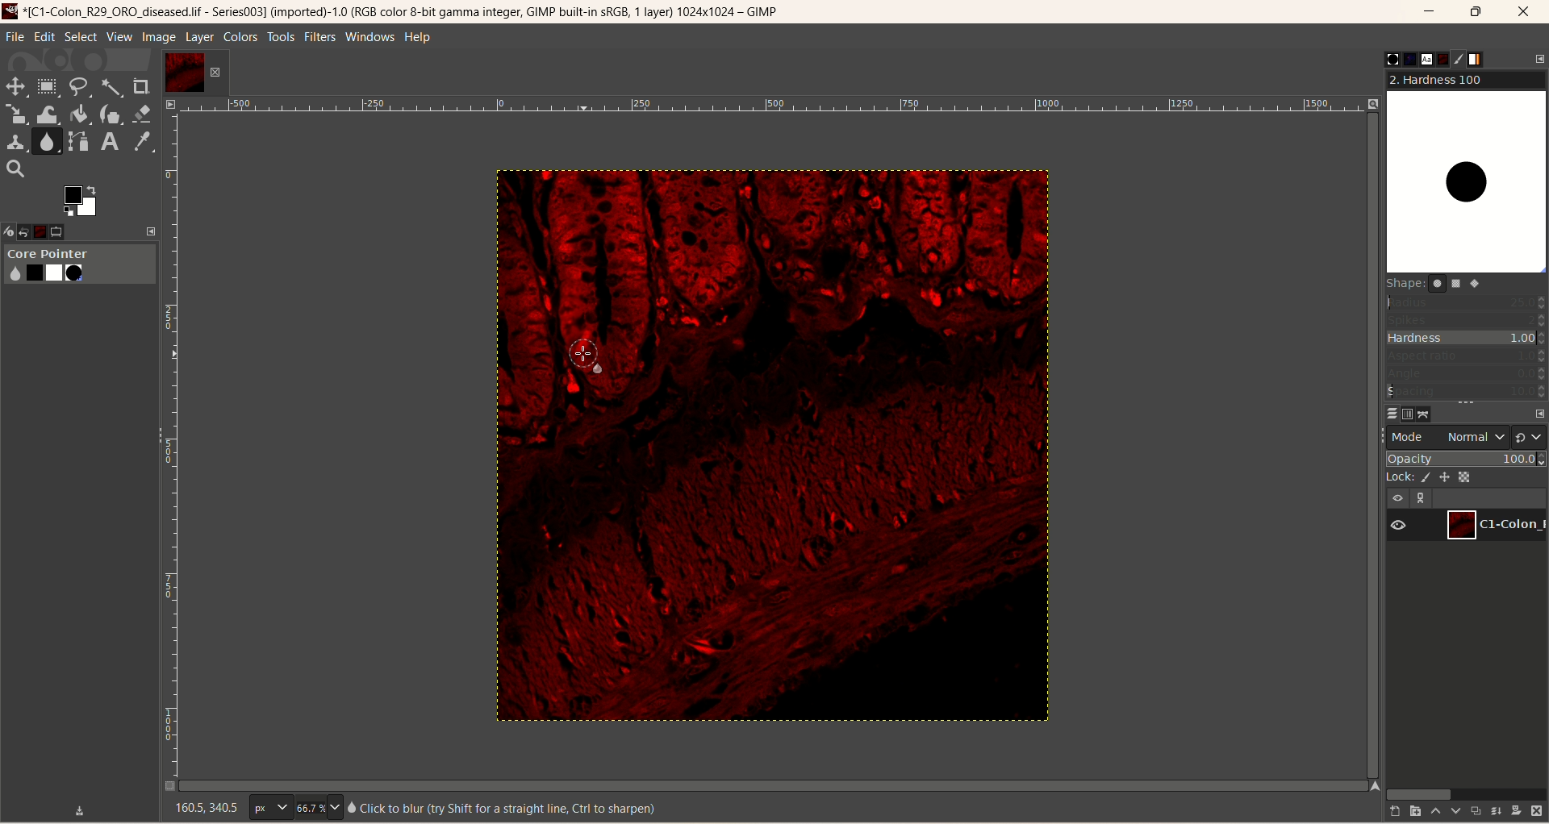 This screenshot has width=1549, height=824. Describe the element at coordinates (159, 38) in the screenshot. I see `image` at that location.